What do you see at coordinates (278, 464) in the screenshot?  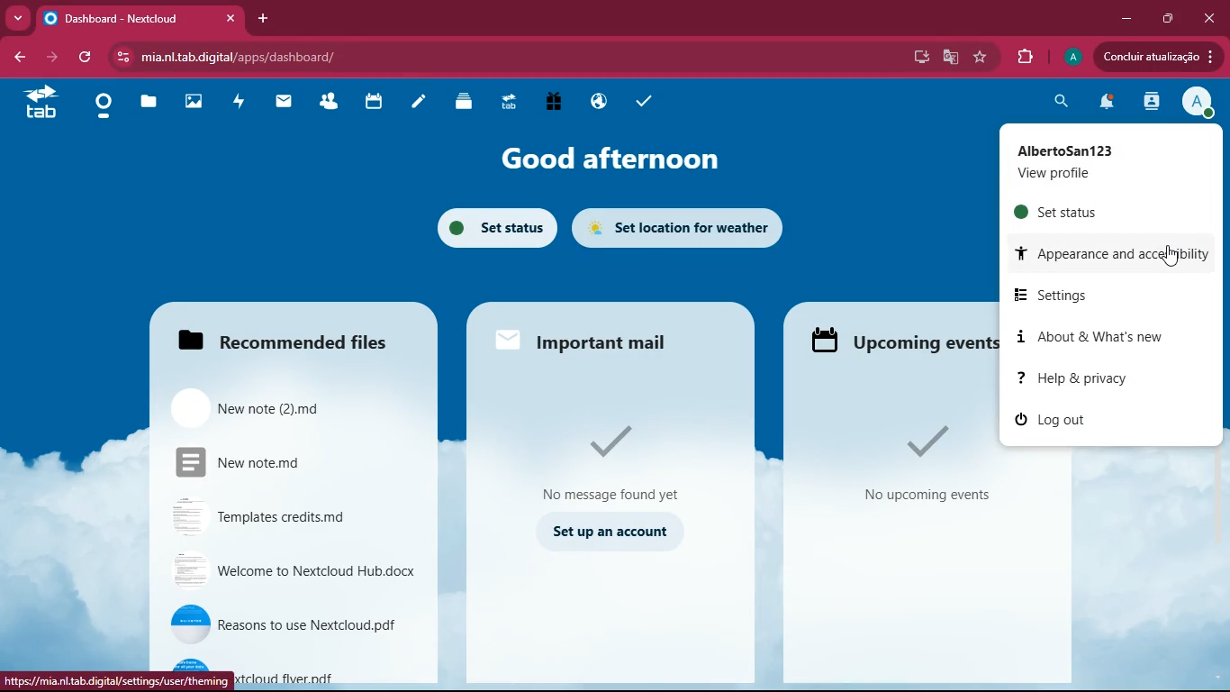 I see `New note.md` at bounding box center [278, 464].